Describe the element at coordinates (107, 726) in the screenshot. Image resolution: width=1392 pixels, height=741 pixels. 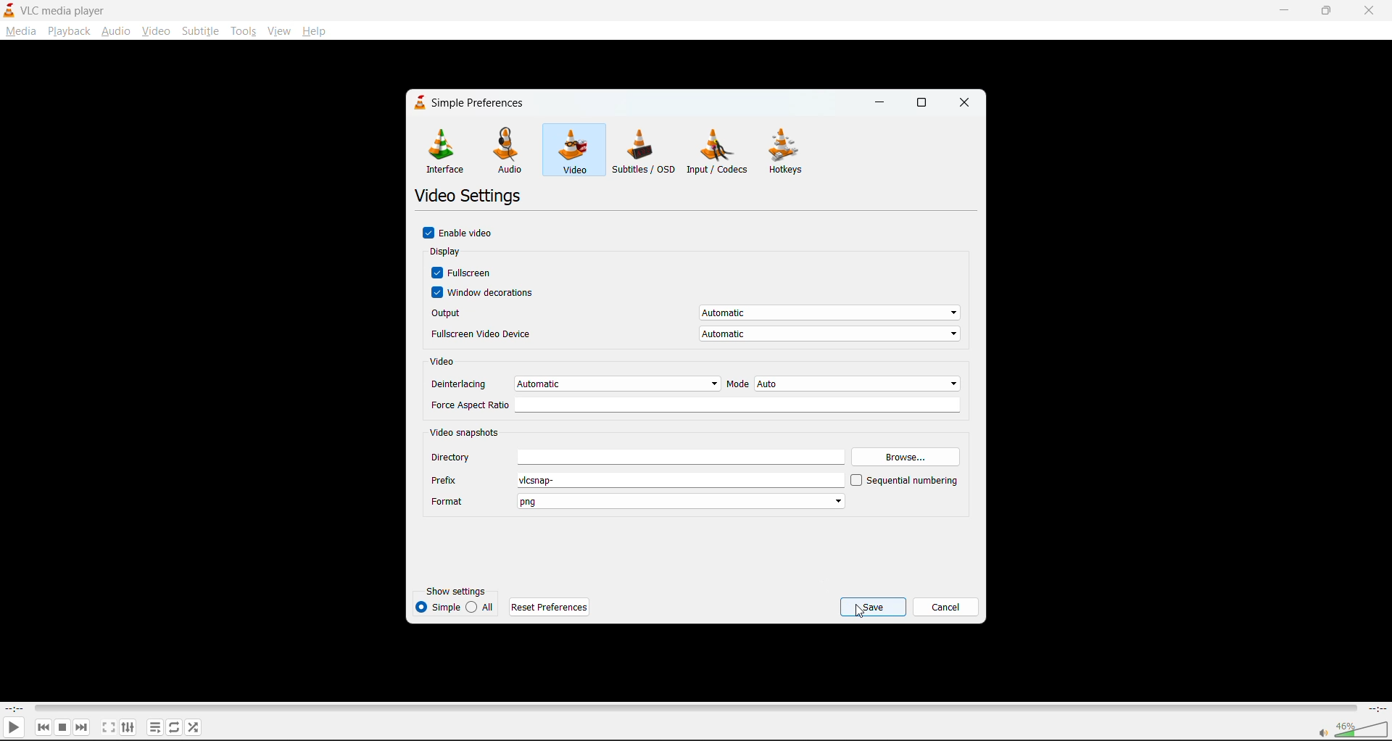
I see `fullscreen` at that location.